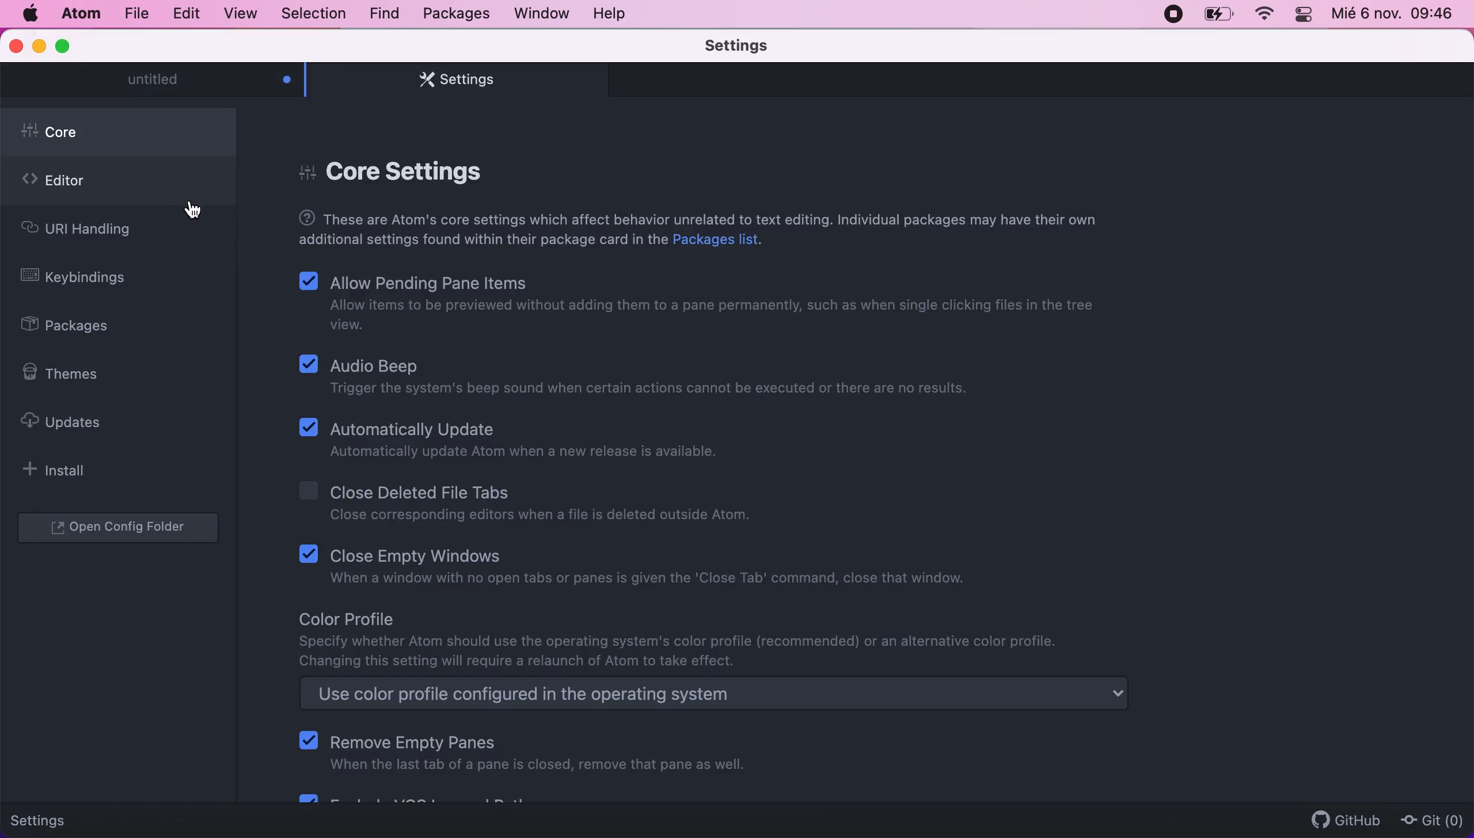 The image size is (1474, 838). I want to click on packages, so click(75, 325).